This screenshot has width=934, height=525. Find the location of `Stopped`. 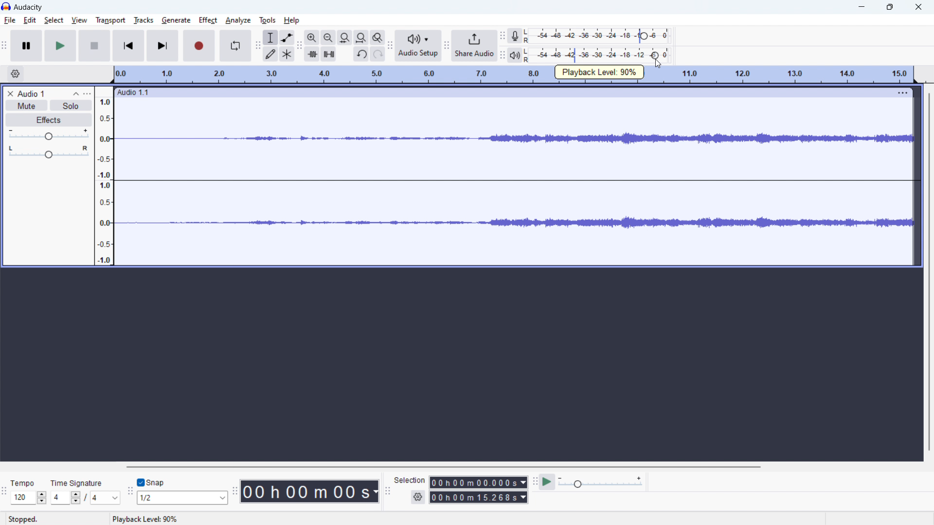

Stopped is located at coordinates (22, 519).